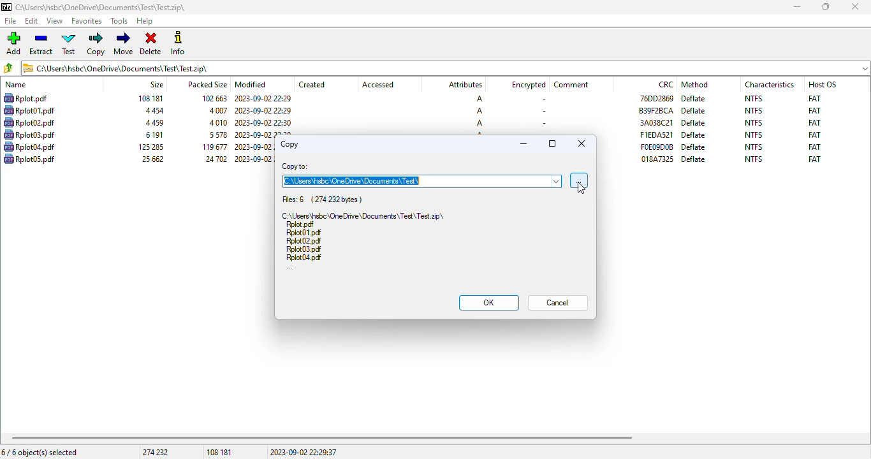 This screenshot has height=459, width=871. I want to click on browse for folder, so click(579, 180).